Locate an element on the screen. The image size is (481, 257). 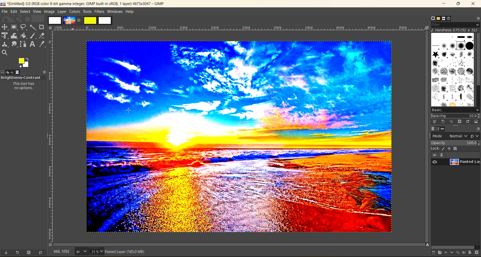
patterns is located at coordinates (439, 19).